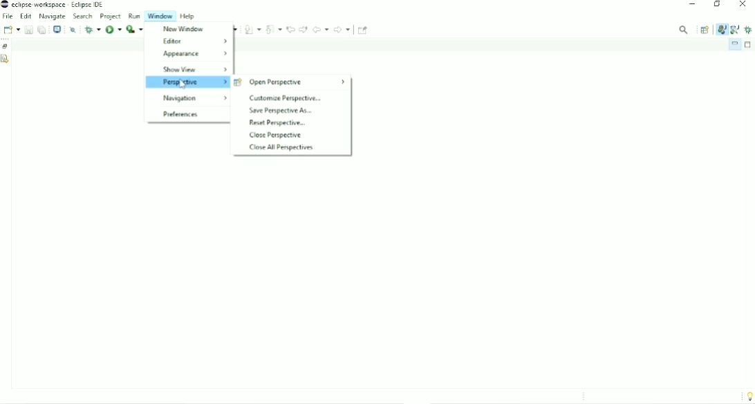 This screenshot has height=404, width=755. Describe the element at coordinates (58, 29) in the screenshot. I see `Open a terminal` at that location.